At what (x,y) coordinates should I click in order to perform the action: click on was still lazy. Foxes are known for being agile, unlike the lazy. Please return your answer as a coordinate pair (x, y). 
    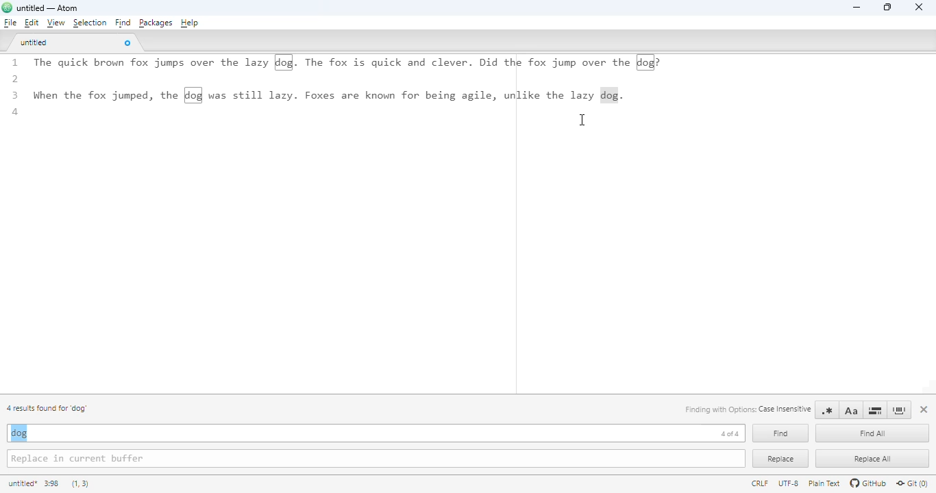
    Looking at the image, I should click on (402, 94).